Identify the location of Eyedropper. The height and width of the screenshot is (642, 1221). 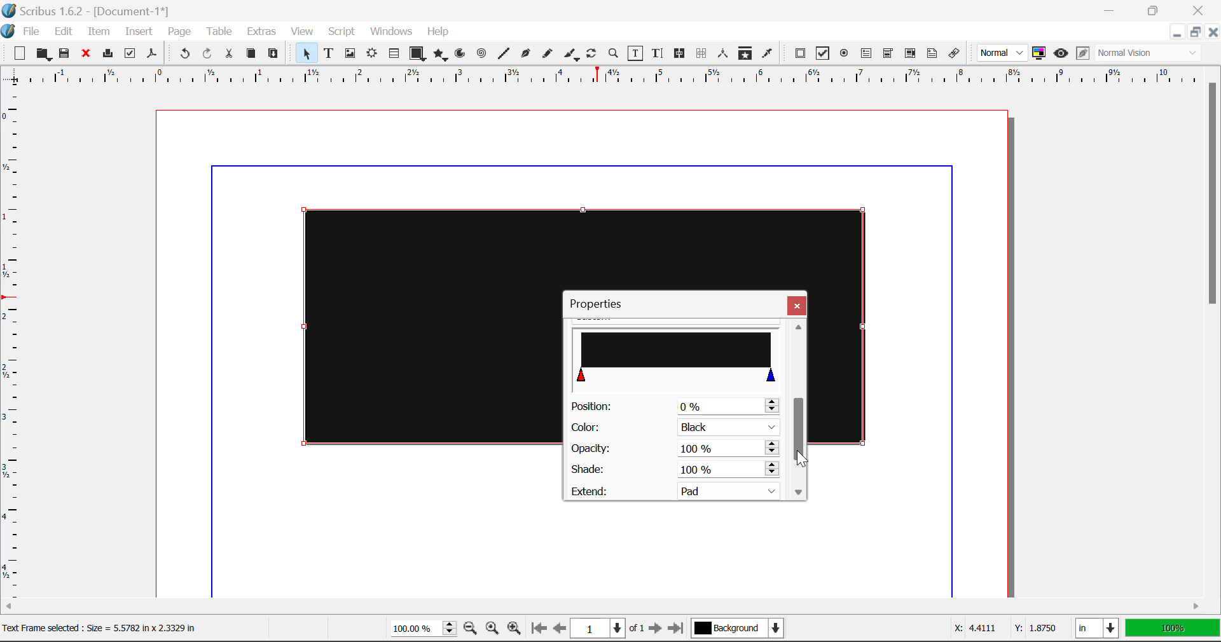
(767, 55).